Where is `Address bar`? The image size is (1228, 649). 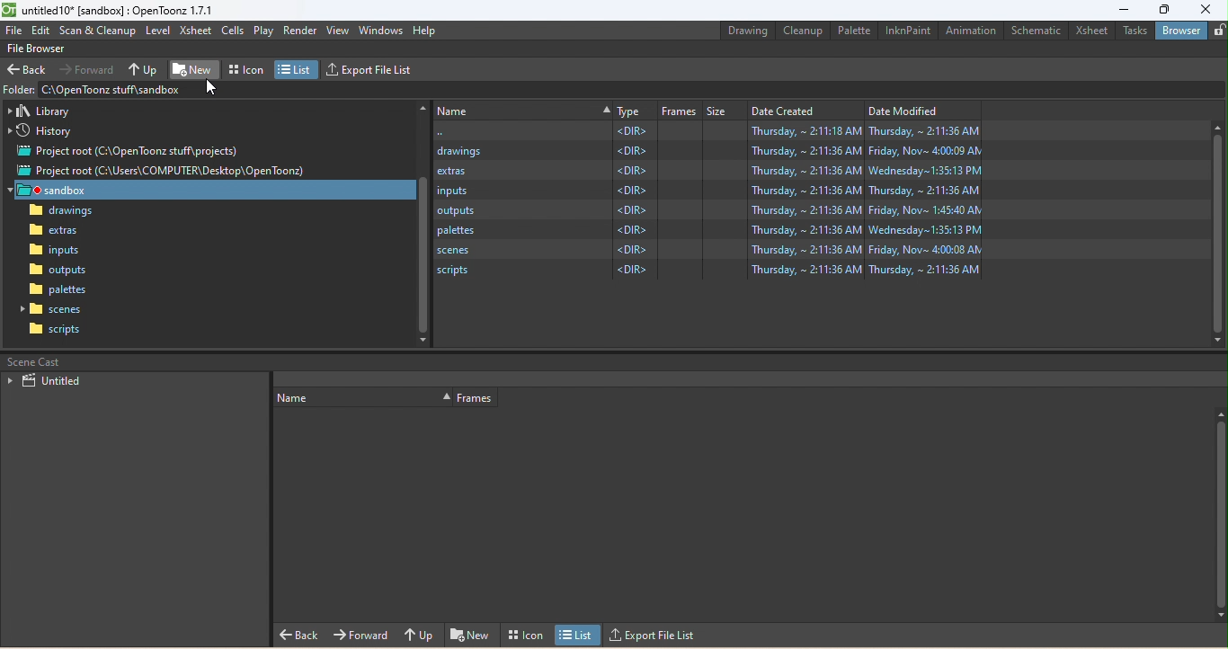
Address bar is located at coordinates (114, 89).